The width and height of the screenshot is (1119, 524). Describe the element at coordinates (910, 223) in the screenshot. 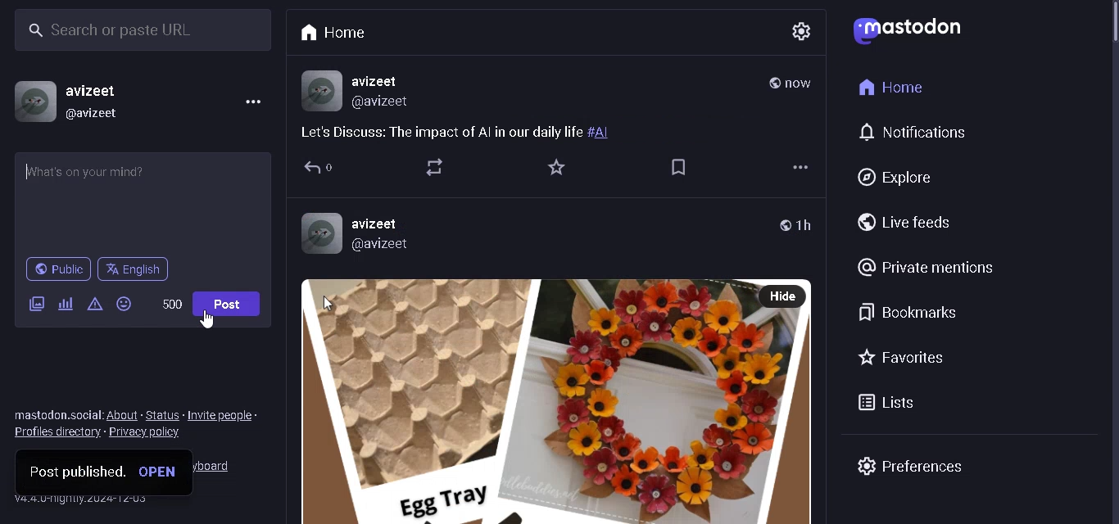

I see `LIVE FEEDS` at that location.